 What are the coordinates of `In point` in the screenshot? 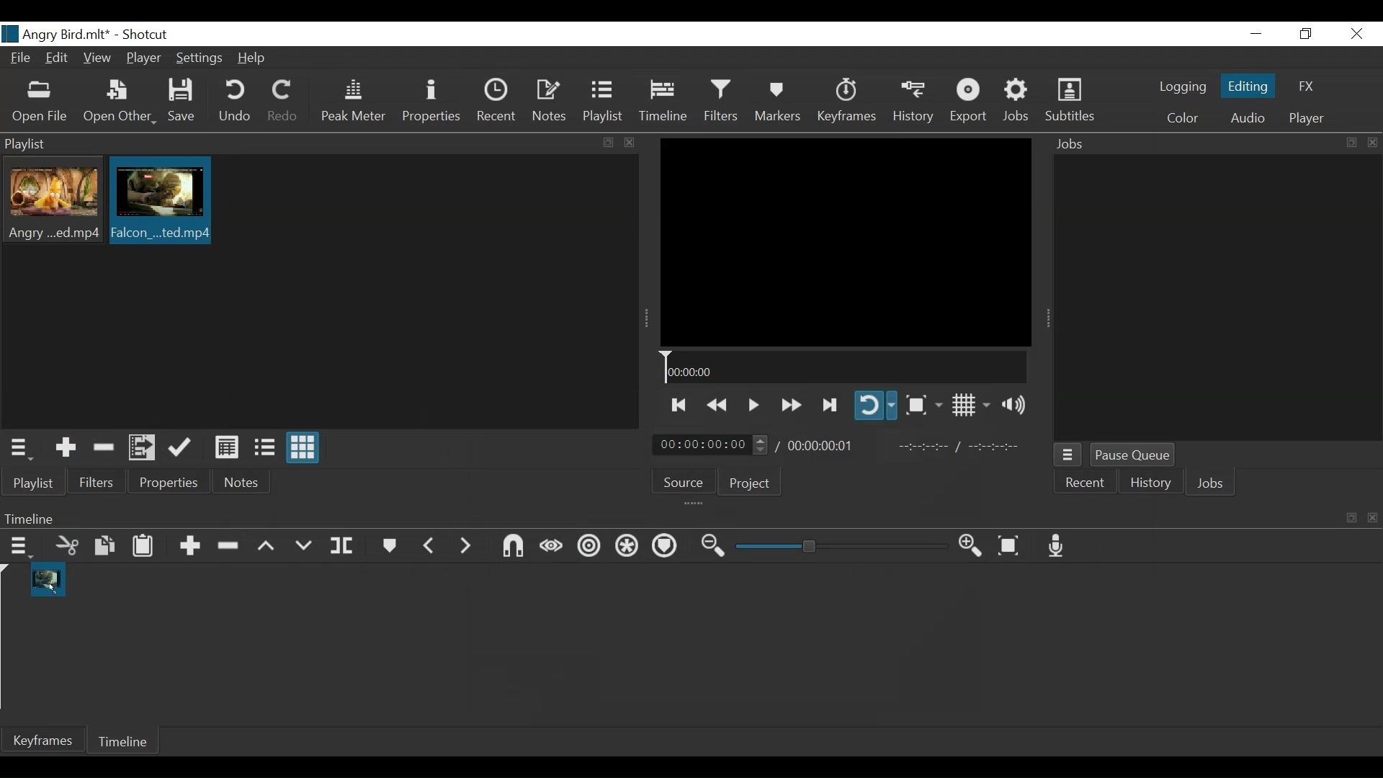 It's located at (964, 447).